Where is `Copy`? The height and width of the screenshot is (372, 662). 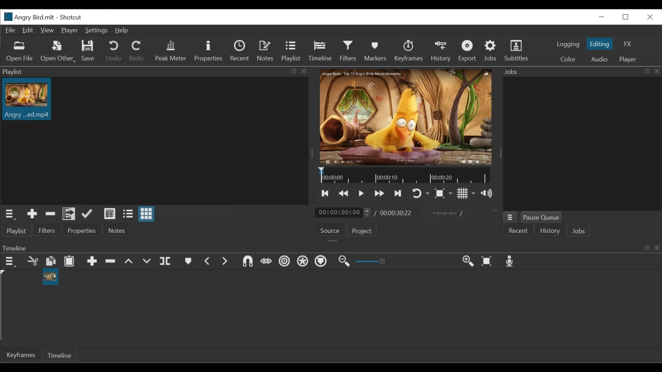
Copy is located at coordinates (51, 261).